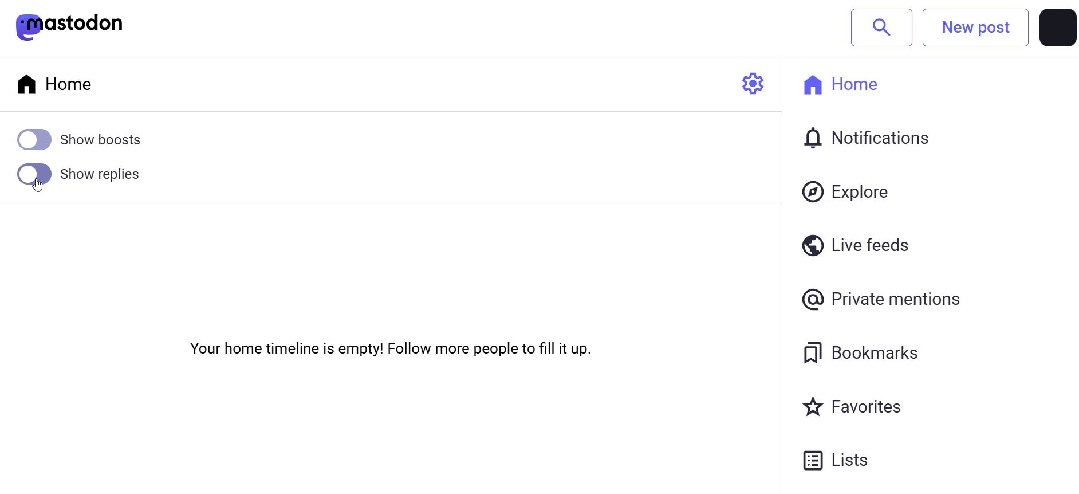  What do you see at coordinates (862, 244) in the screenshot?
I see `live feeds` at bounding box center [862, 244].